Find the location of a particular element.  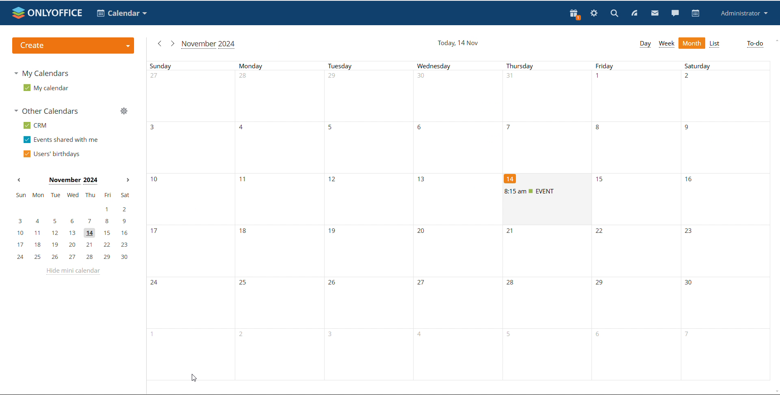

events shared with me is located at coordinates (61, 140).